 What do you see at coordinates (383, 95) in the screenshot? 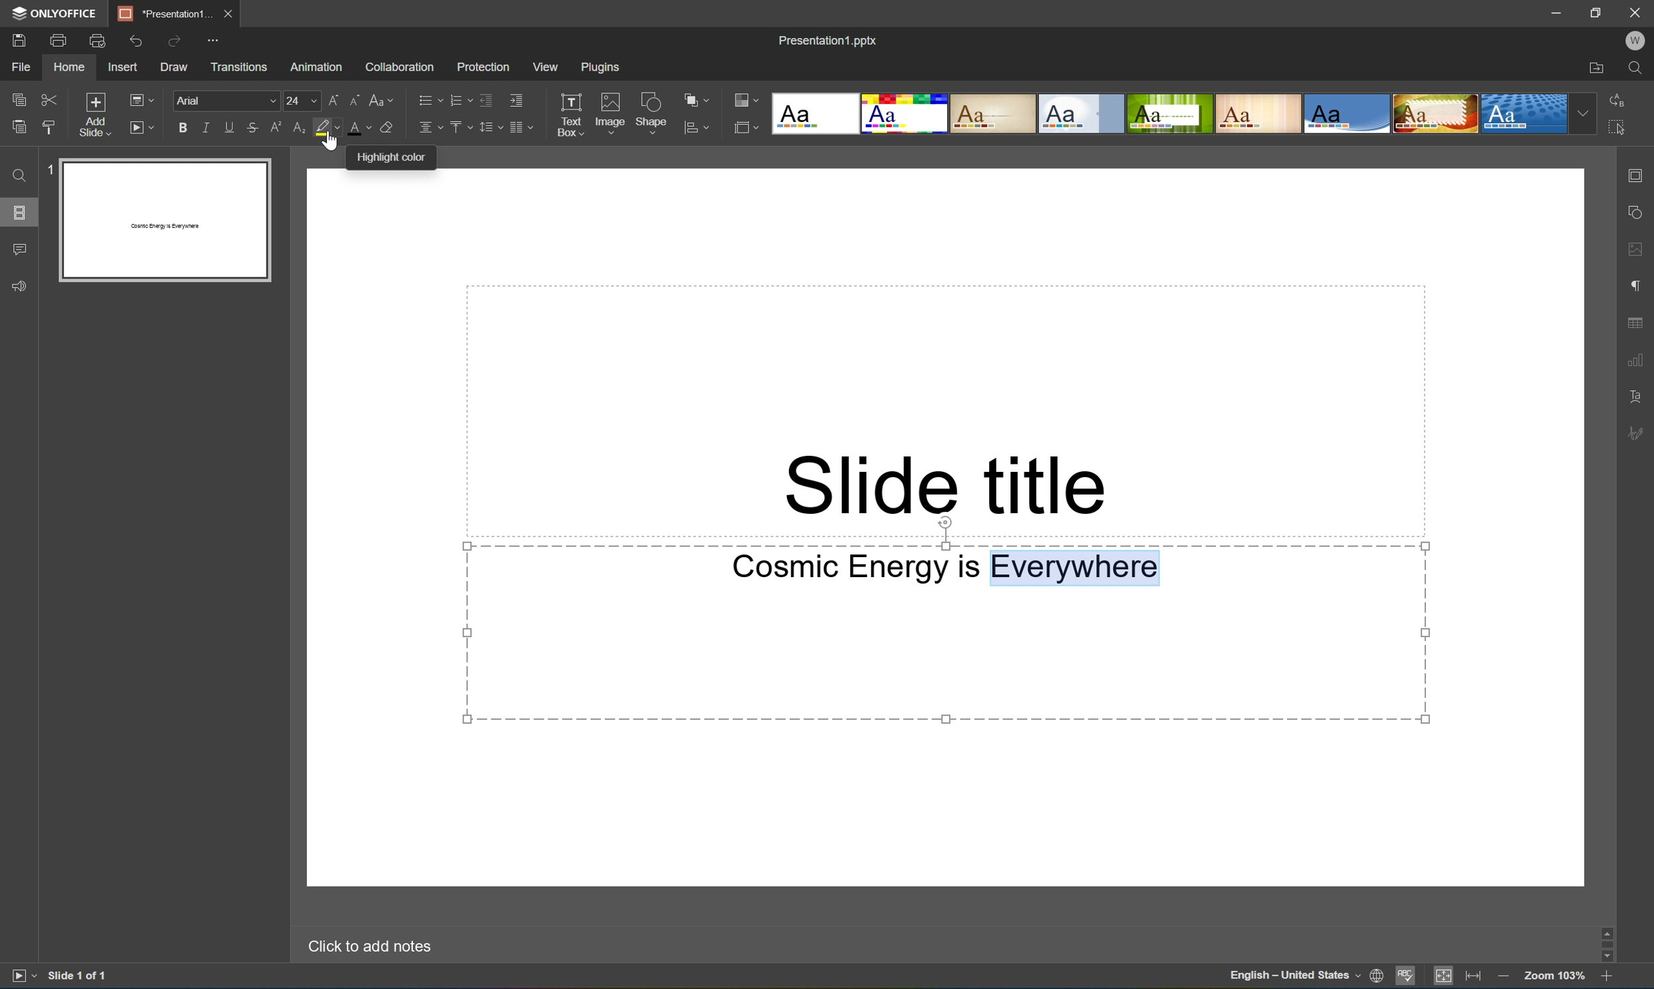
I see `Change case` at bounding box center [383, 95].